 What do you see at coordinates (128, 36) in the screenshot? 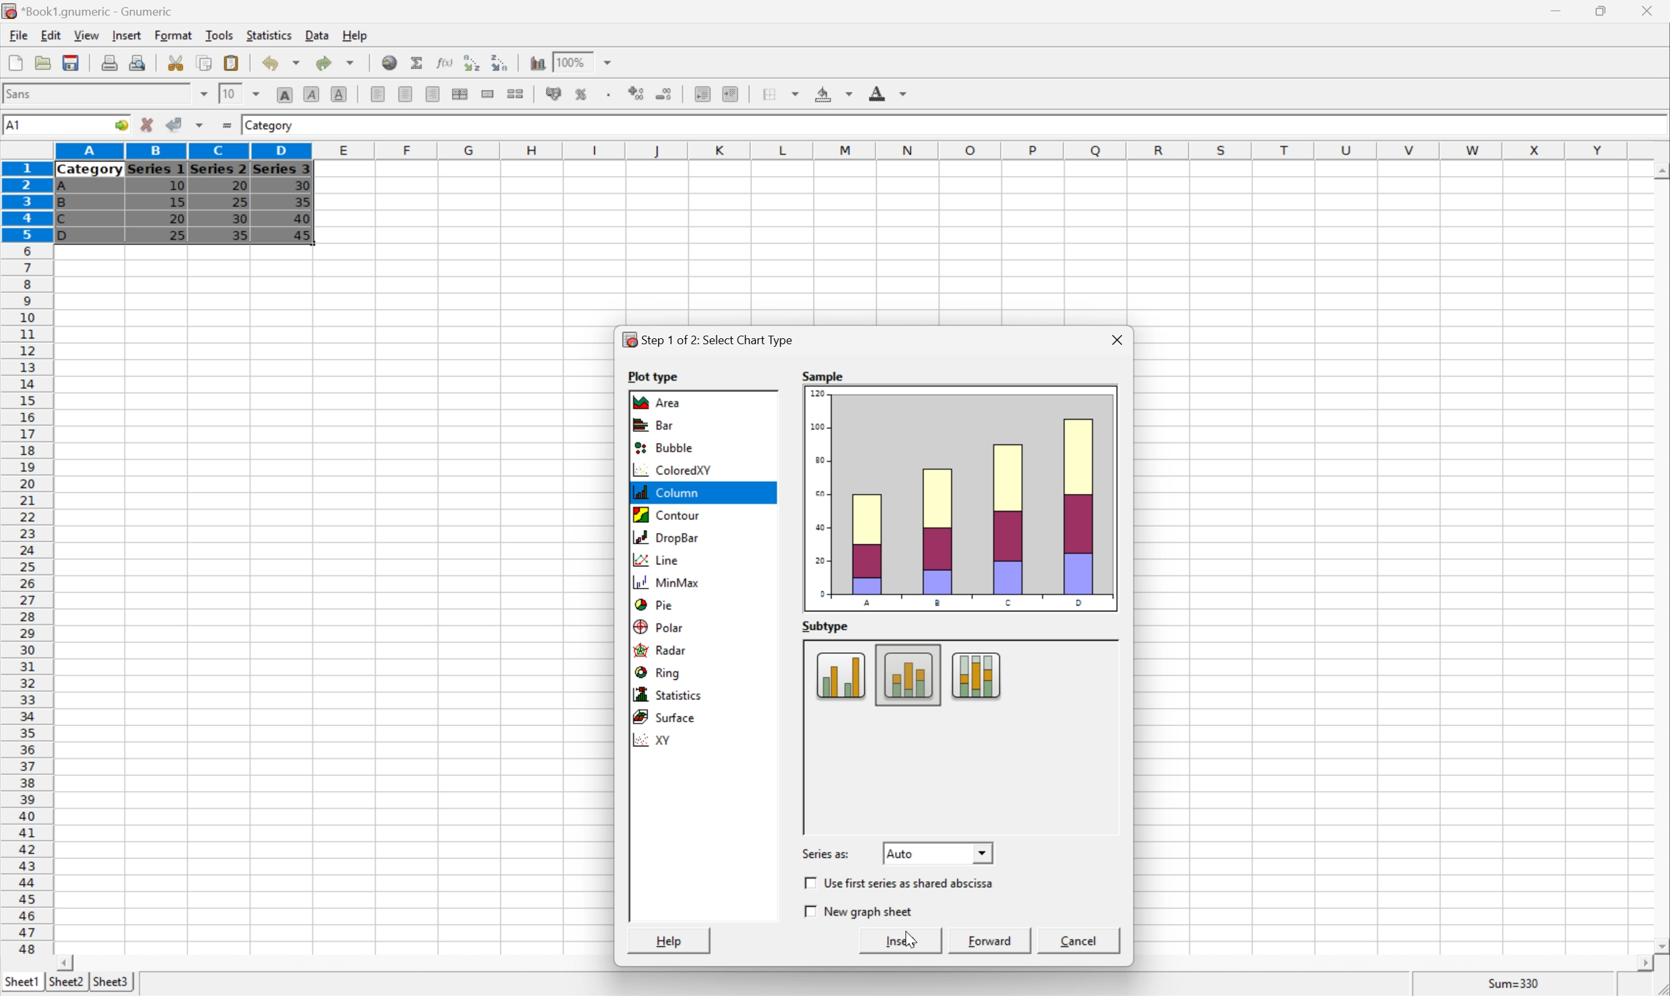
I see `Insert` at bounding box center [128, 36].